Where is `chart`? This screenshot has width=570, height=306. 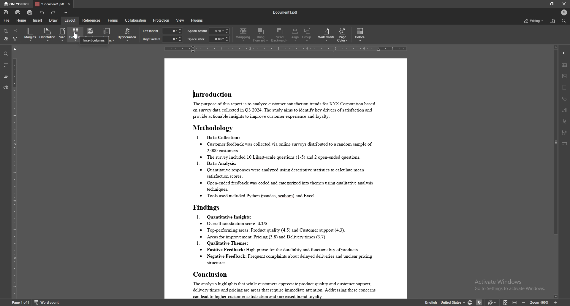 chart is located at coordinates (565, 110).